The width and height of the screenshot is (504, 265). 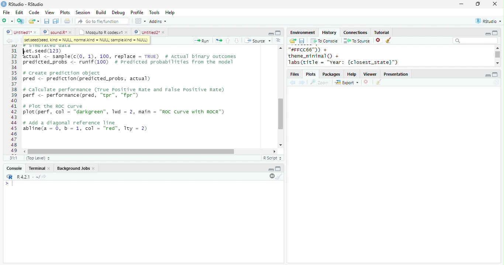 I want to click on scroll down, so click(x=497, y=63).